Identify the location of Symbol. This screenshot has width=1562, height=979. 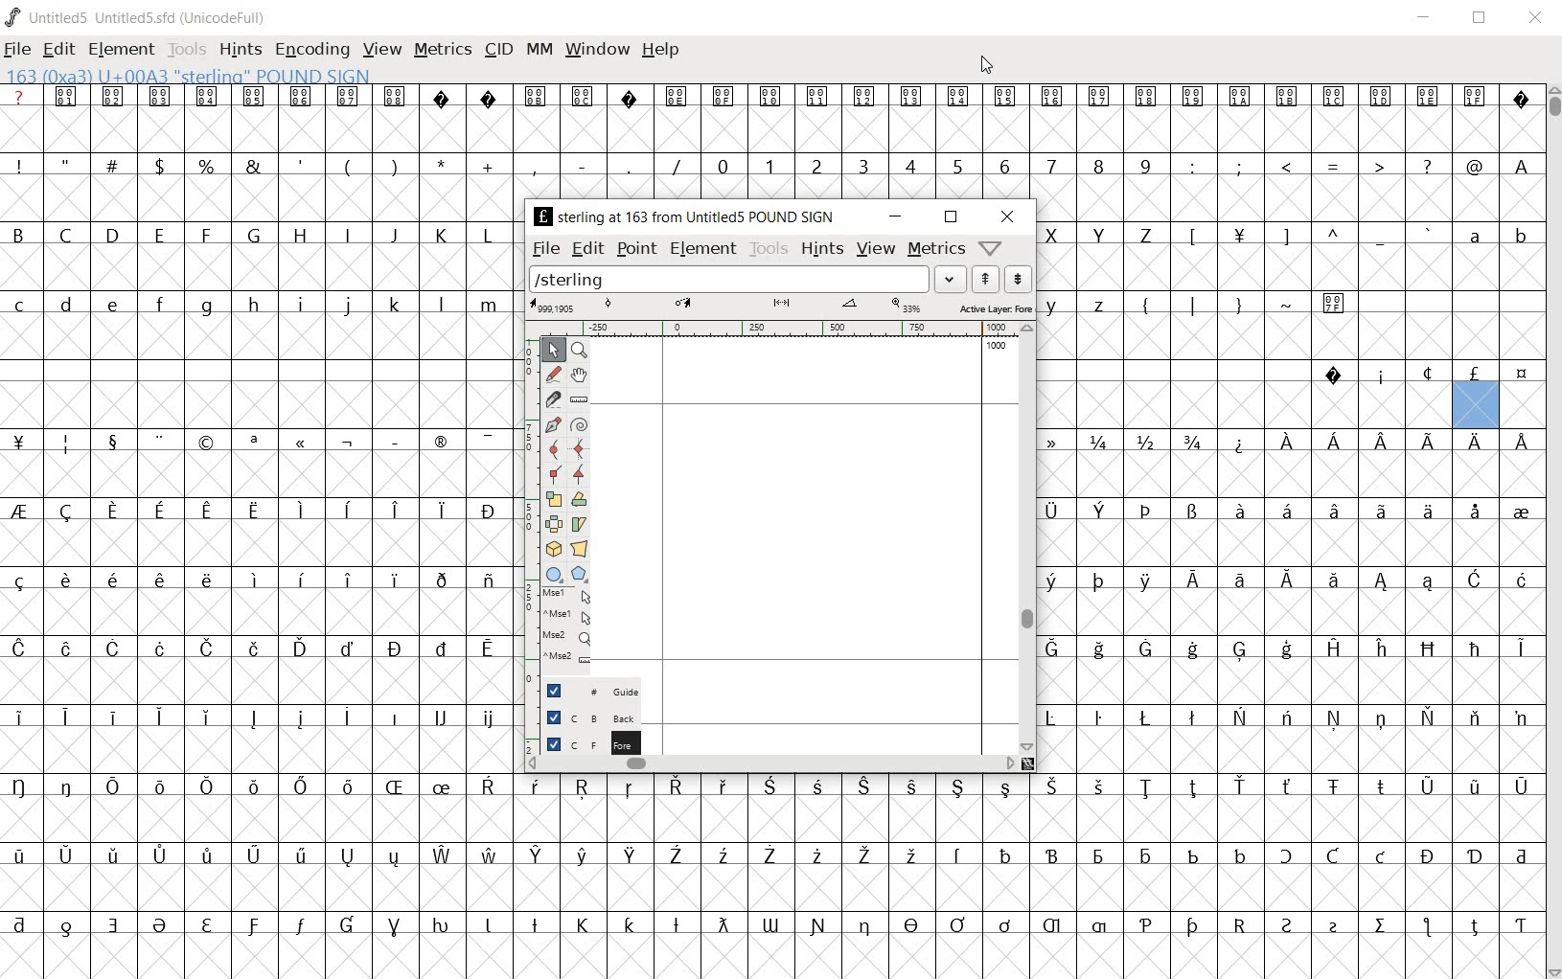
(1236, 512).